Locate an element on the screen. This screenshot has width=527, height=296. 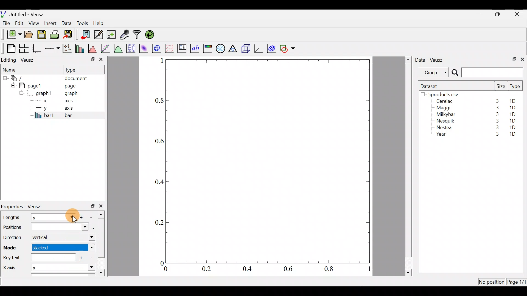
restore down is located at coordinates (498, 14).